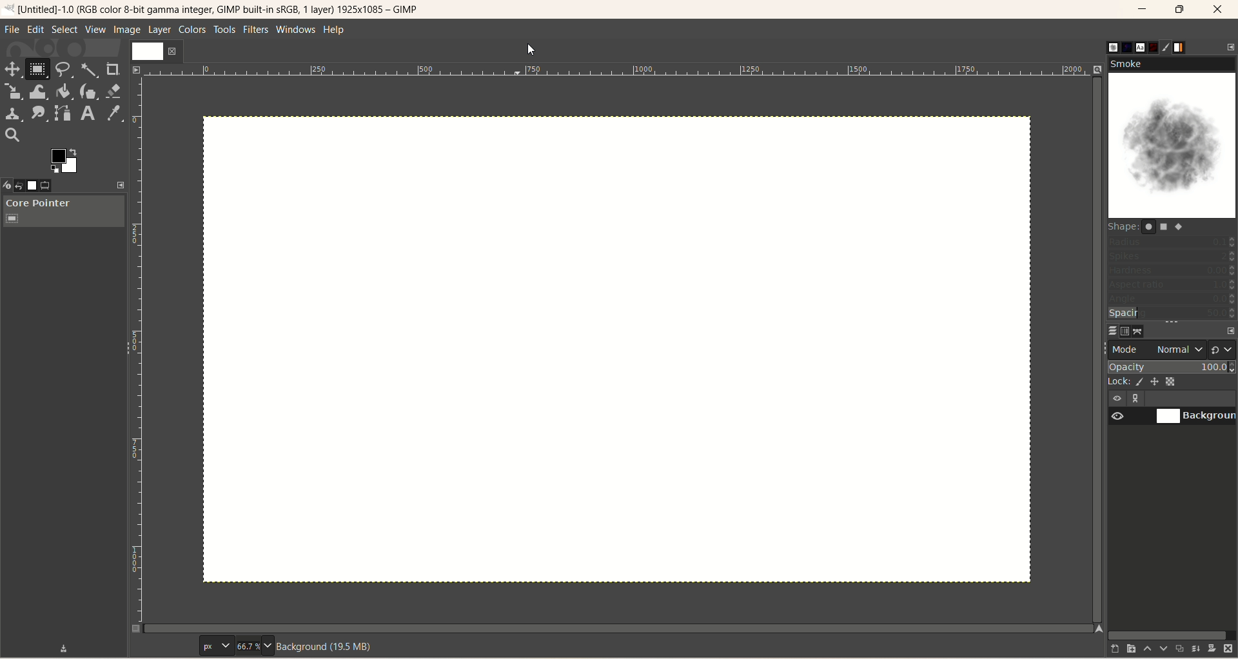  Describe the element at coordinates (13, 70) in the screenshot. I see `move tool` at that location.